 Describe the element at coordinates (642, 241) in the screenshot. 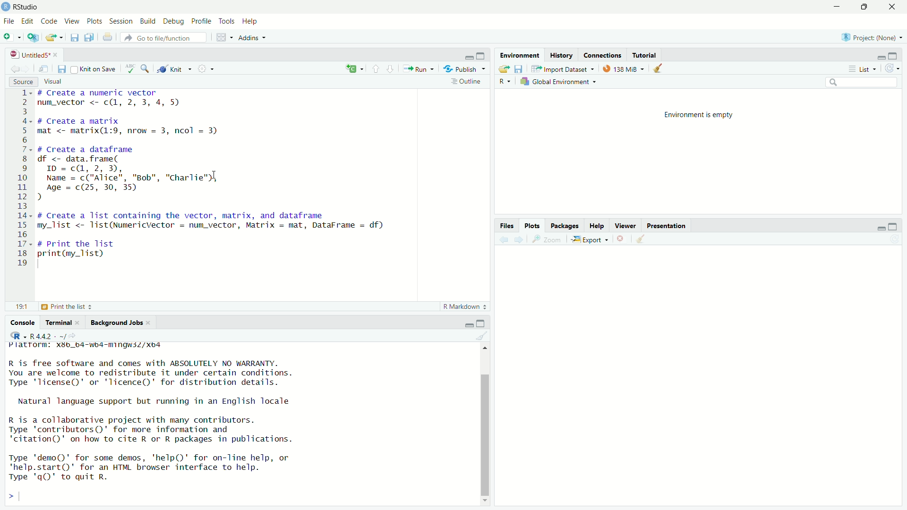

I see `clear` at that location.